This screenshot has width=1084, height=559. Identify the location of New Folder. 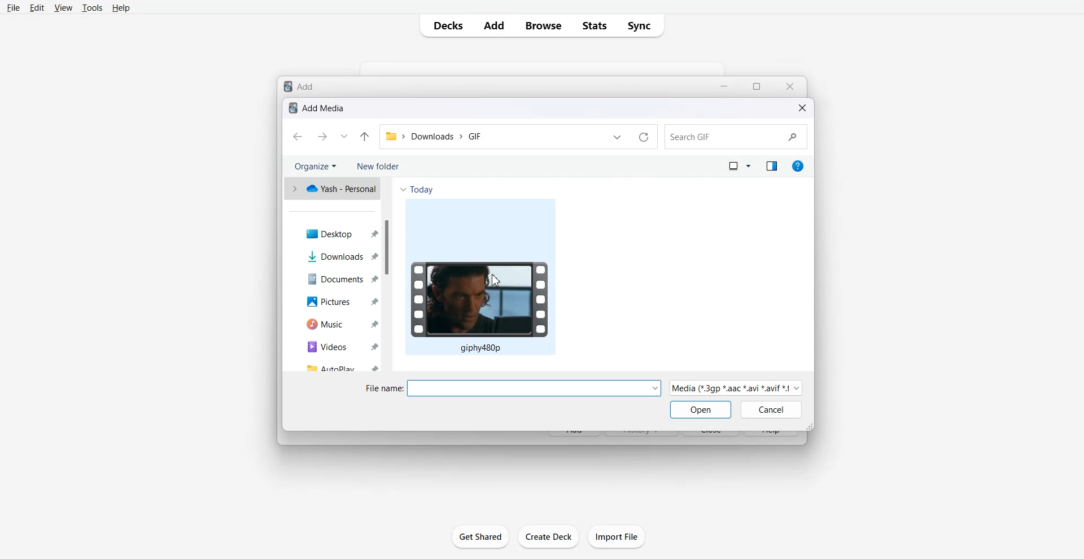
(378, 166).